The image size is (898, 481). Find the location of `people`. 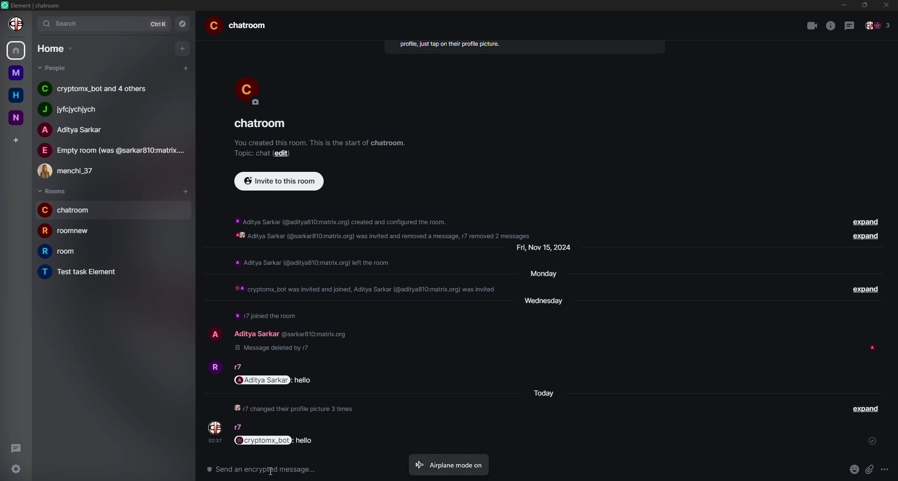

people is located at coordinates (877, 26).